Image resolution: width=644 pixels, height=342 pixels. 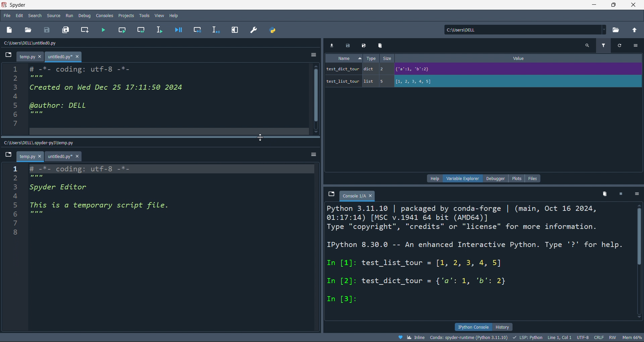 I want to click on search, so click(x=35, y=15).